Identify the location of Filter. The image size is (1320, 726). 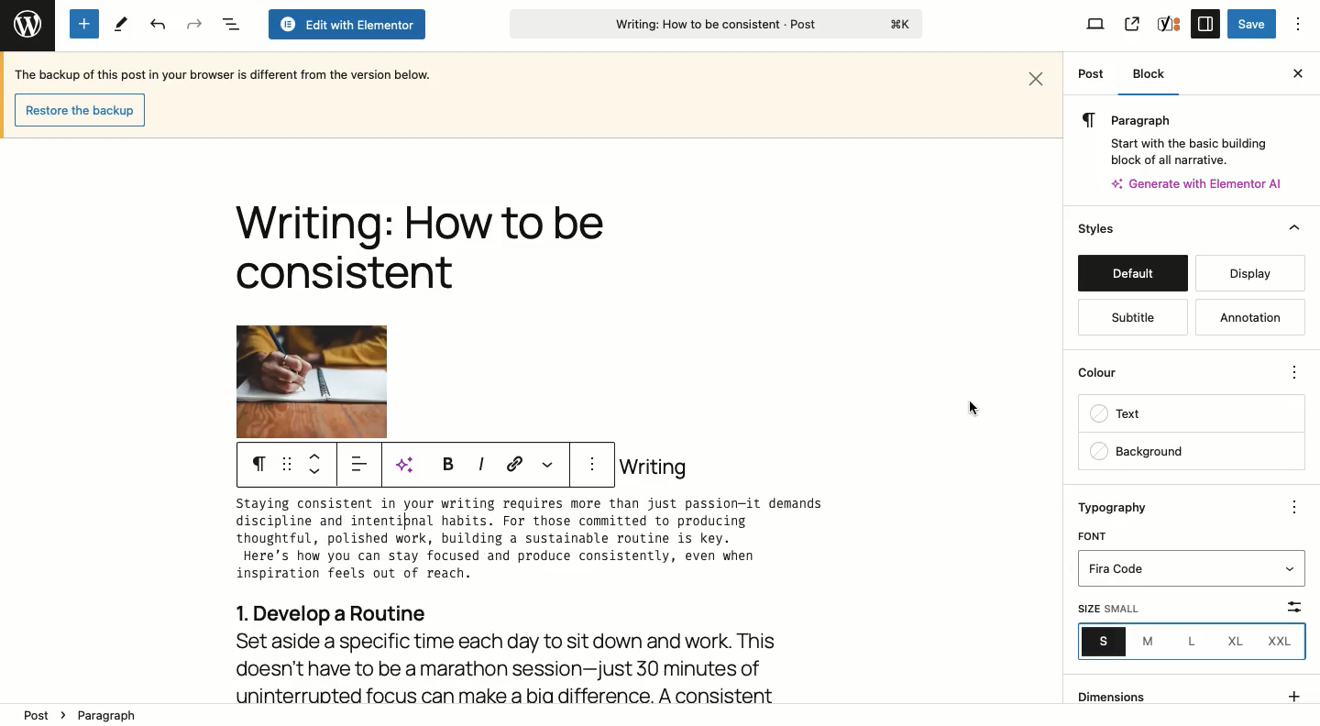
(1281, 605).